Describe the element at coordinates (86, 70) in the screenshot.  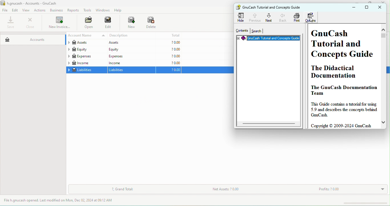
I see `liabilities` at that location.